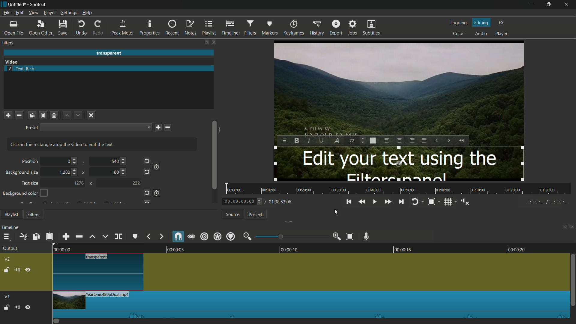 The width and height of the screenshot is (576, 324). Describe the element at coordinates (210, 28) in the screenshot. I see `playlist` at that location.